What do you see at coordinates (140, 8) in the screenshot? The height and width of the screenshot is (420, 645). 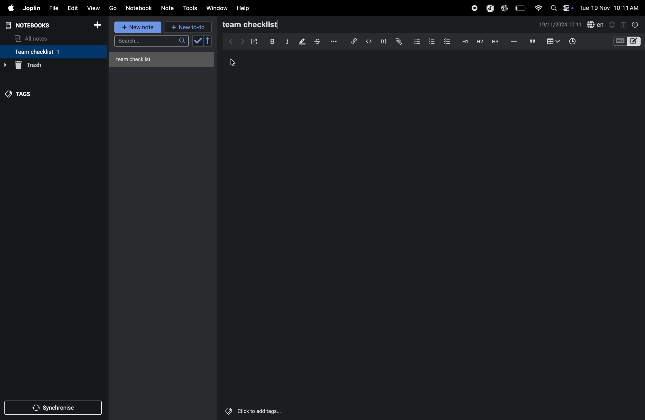 I see `Notebook` at bounding box center [140, 8].